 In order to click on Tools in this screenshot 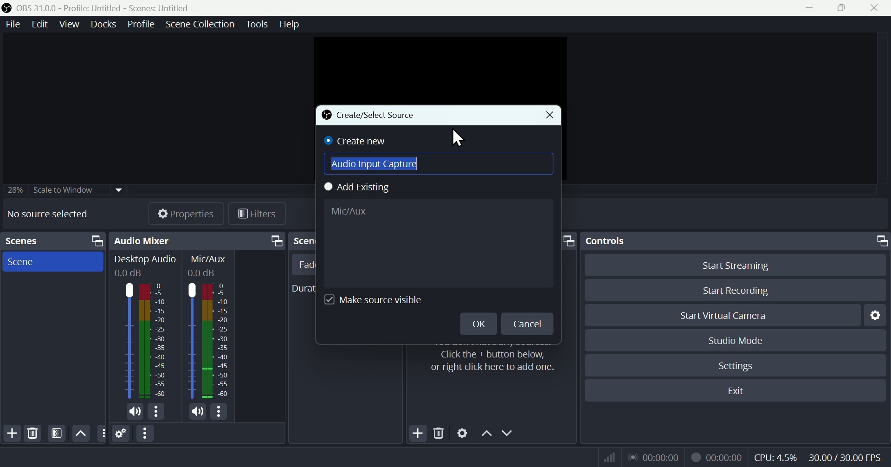, I will do `click(258, 24)`.